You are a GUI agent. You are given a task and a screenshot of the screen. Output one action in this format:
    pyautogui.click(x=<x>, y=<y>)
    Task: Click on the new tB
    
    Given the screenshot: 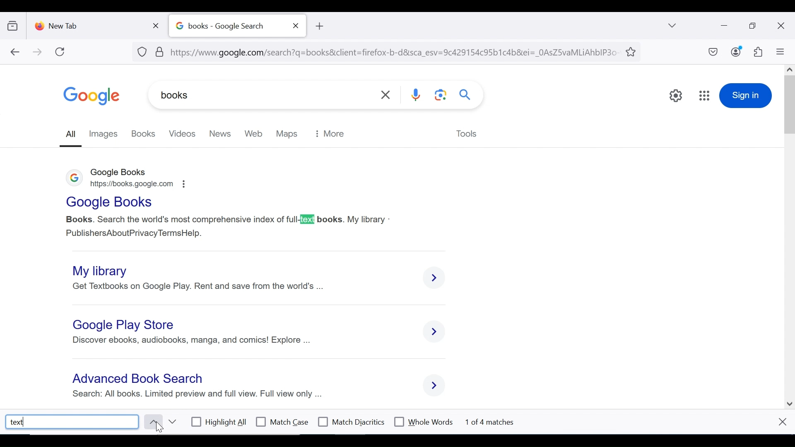 What is the action you would take?
    pyautogui.click(x=319, y=26)
    